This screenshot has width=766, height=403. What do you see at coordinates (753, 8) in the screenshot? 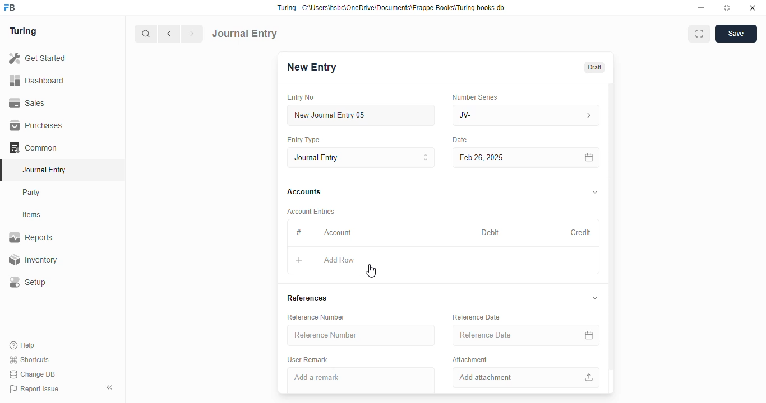
I see `close` at bounding box center [753, 8].